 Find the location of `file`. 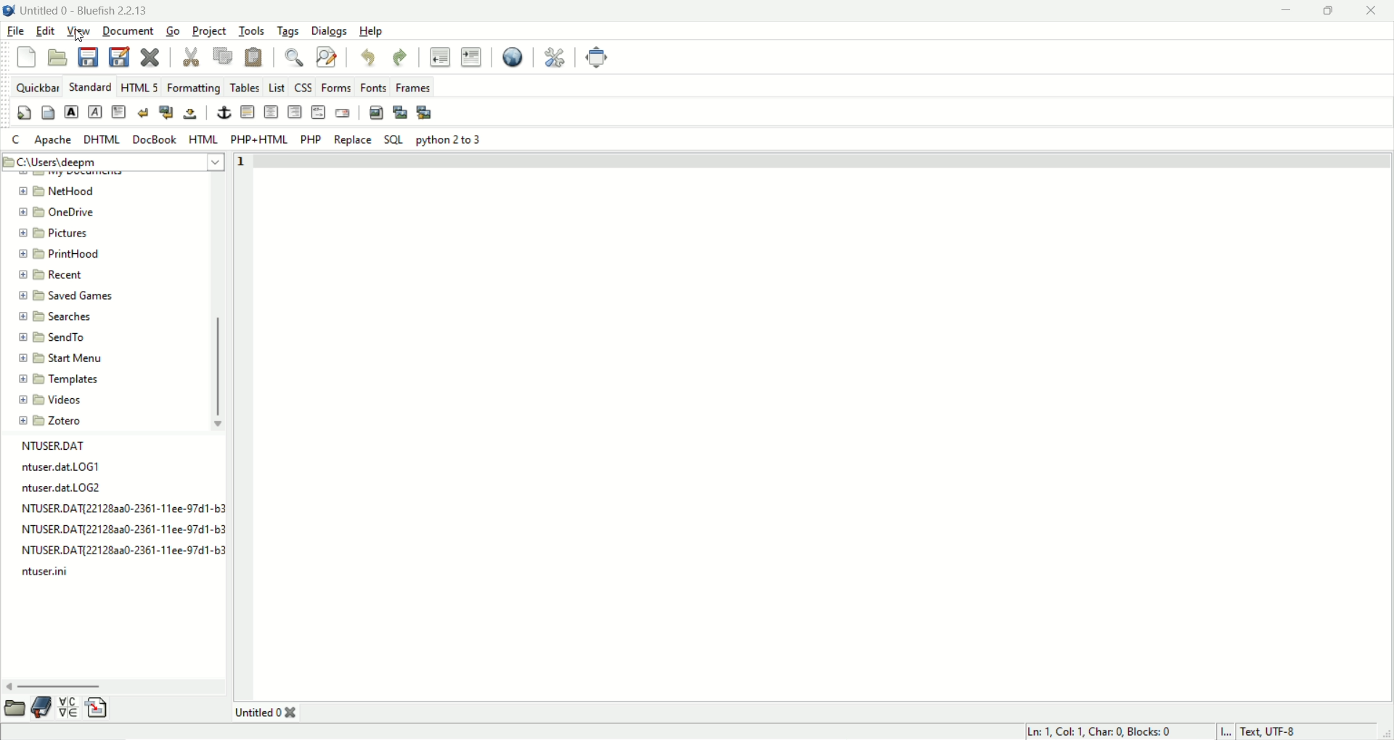

file is located at coordinates (68, 490).